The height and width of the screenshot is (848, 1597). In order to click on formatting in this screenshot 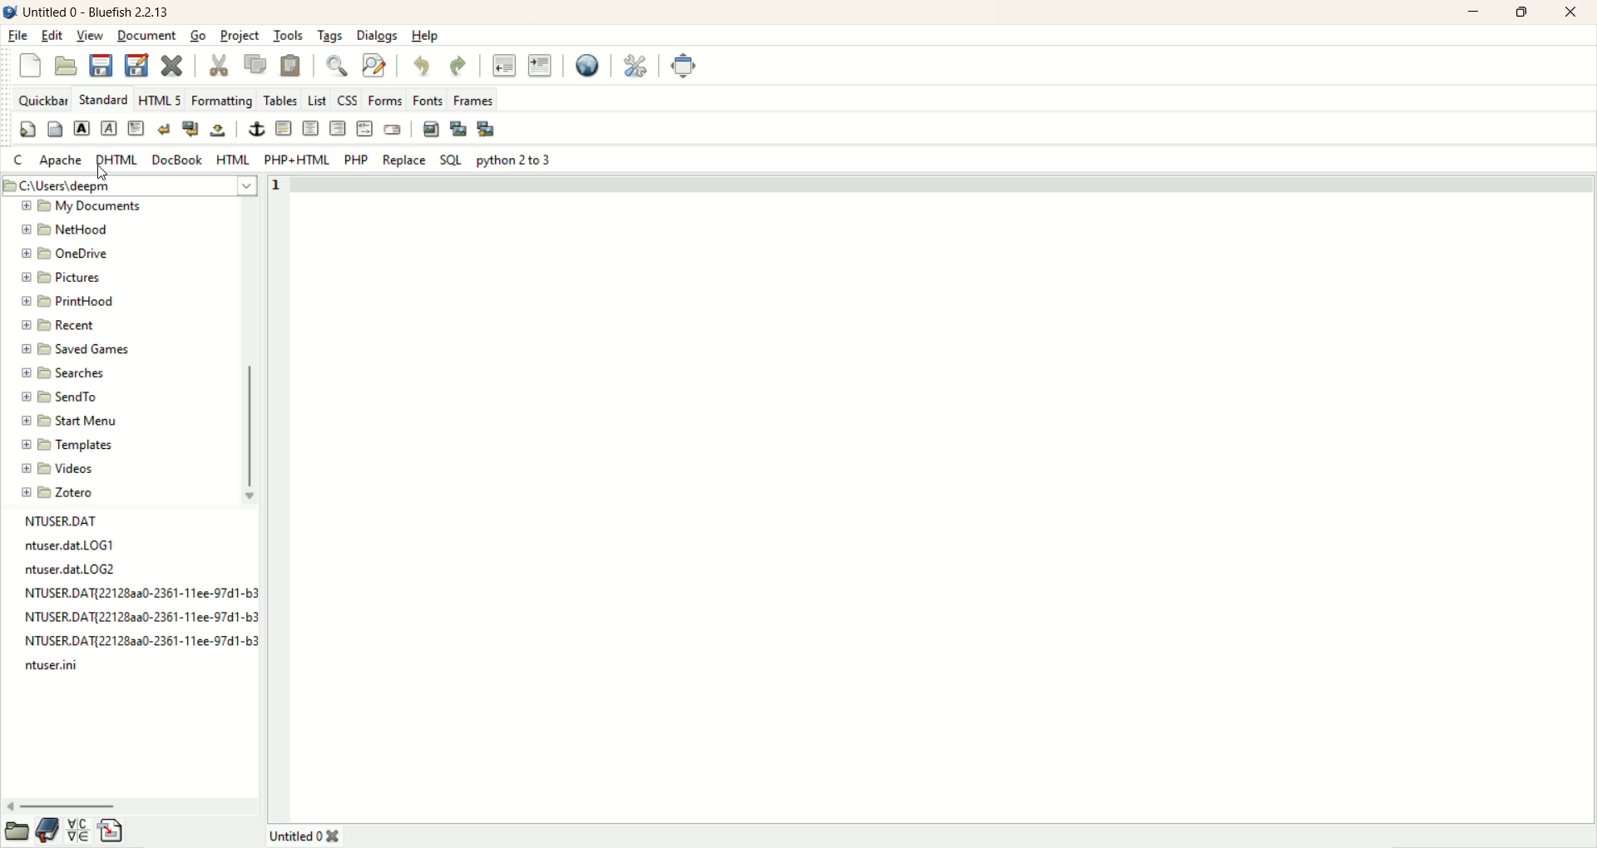, I will do `click(225, 98)`.